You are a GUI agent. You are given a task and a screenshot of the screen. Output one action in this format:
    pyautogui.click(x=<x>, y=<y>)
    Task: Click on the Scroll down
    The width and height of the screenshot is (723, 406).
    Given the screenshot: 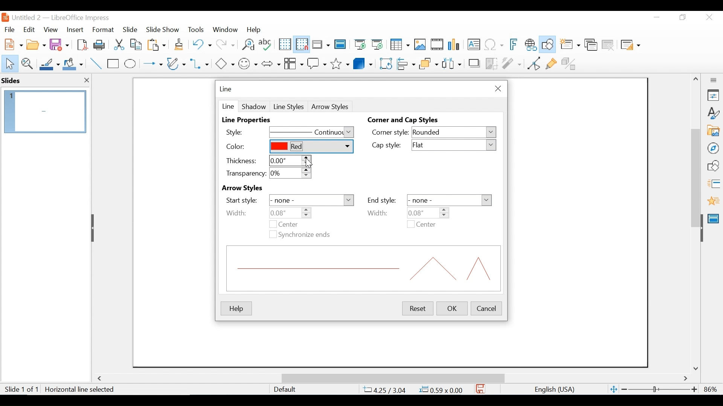 What is the action you would take?
    pyautogui.click(x=697, y=368)
    